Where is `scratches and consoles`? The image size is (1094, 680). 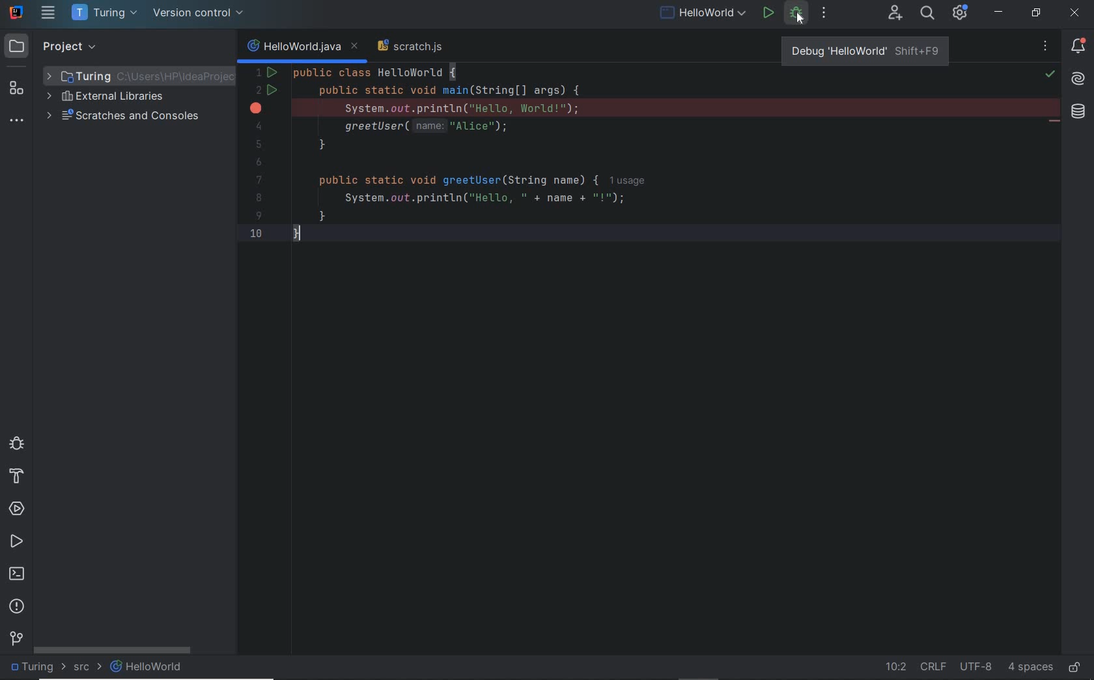
scratches and consoles is located at coordinates (126, 117).